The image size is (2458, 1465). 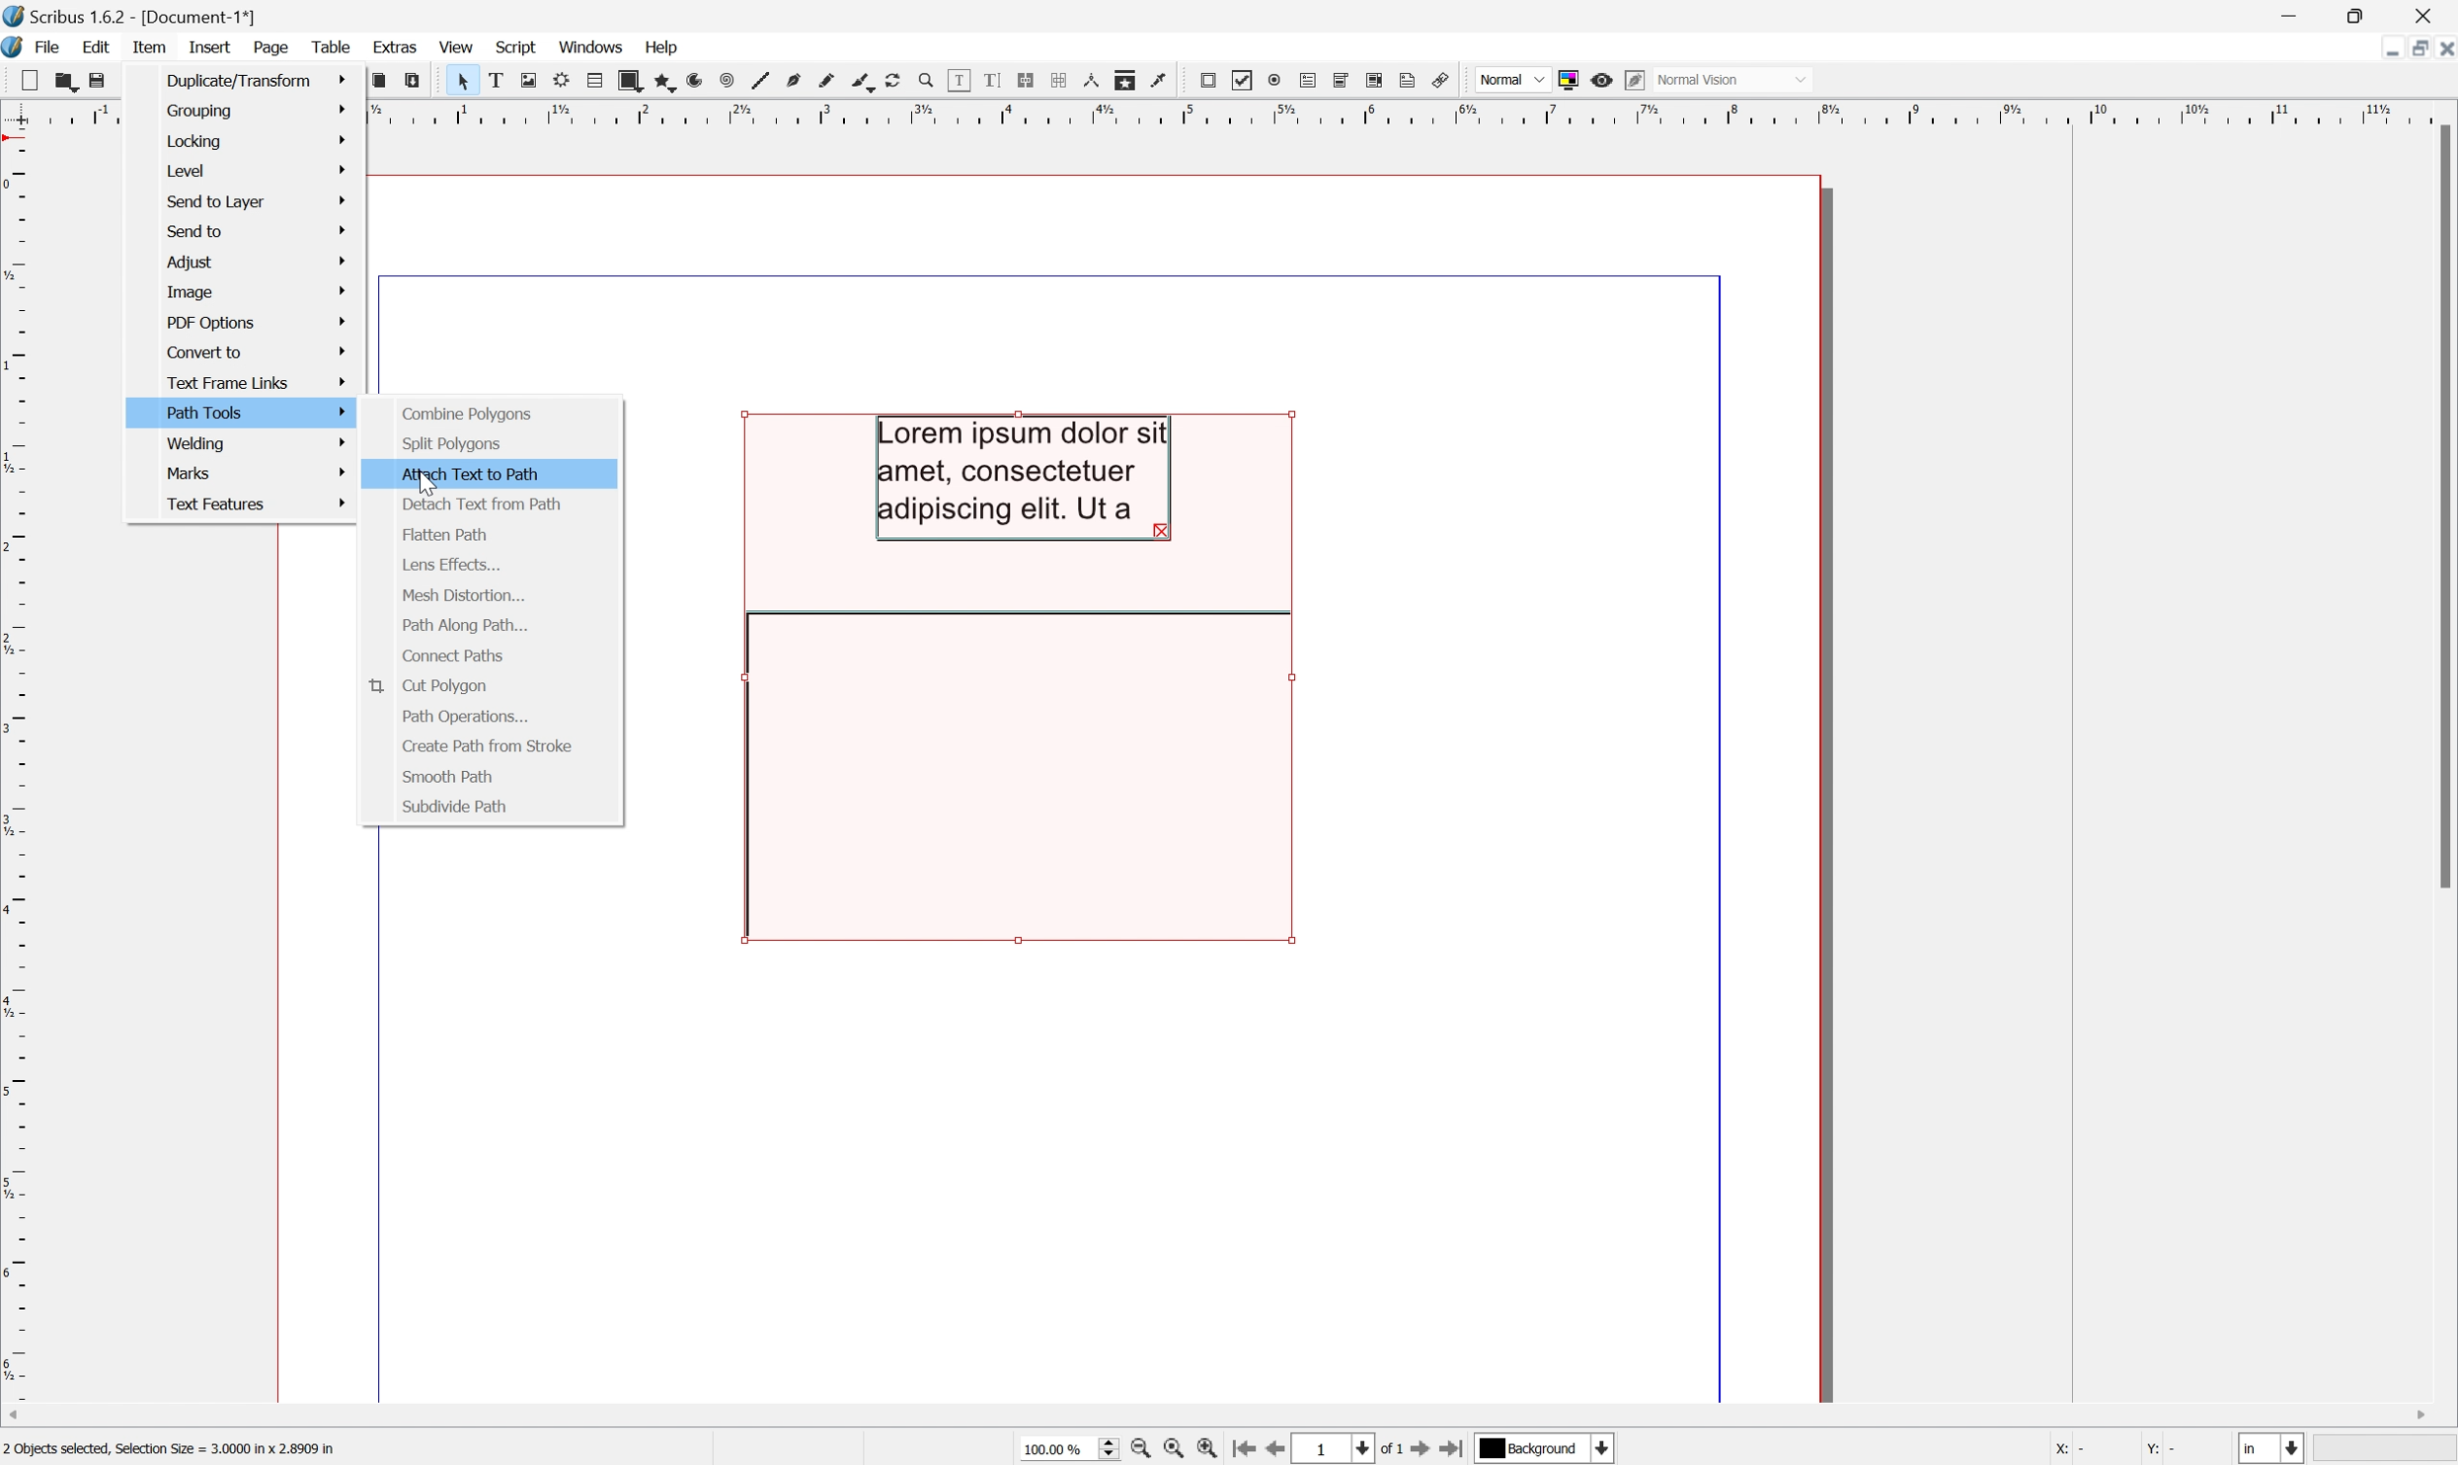 I want to click on Path tools, so click(x=254, y=412).